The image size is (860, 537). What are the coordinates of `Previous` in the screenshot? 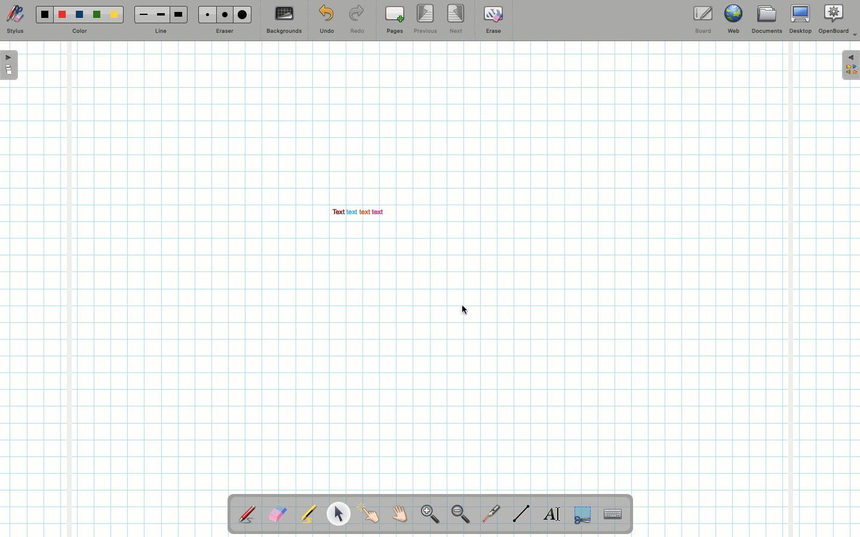 It's located at (426, 20).